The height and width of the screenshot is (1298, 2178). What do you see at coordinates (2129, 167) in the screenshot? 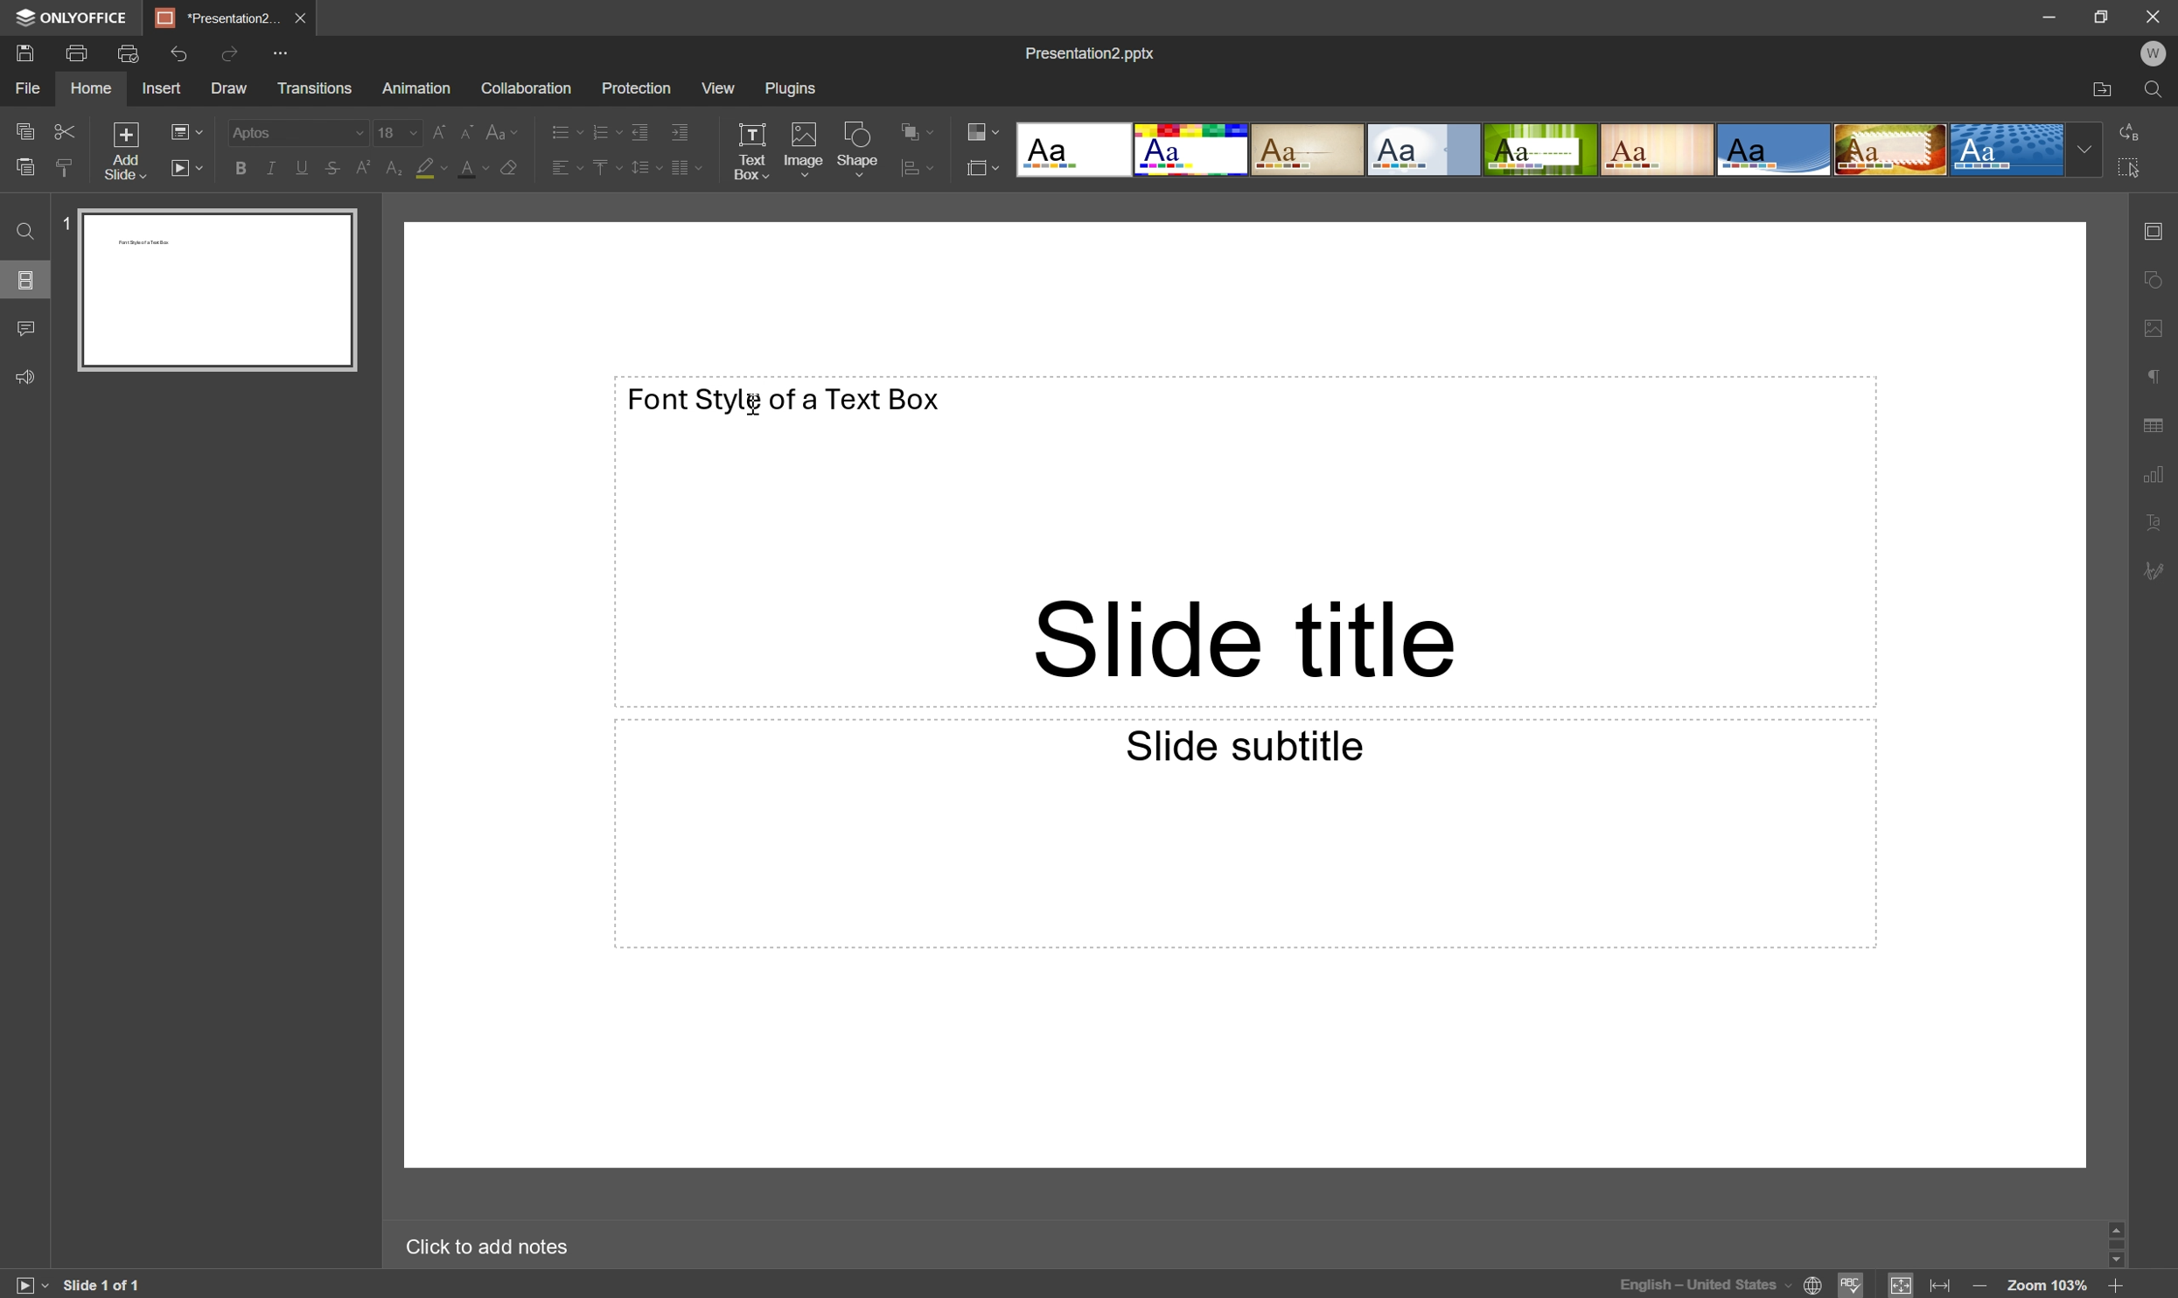
I see `Select All` at bounding box center [2129, 167].